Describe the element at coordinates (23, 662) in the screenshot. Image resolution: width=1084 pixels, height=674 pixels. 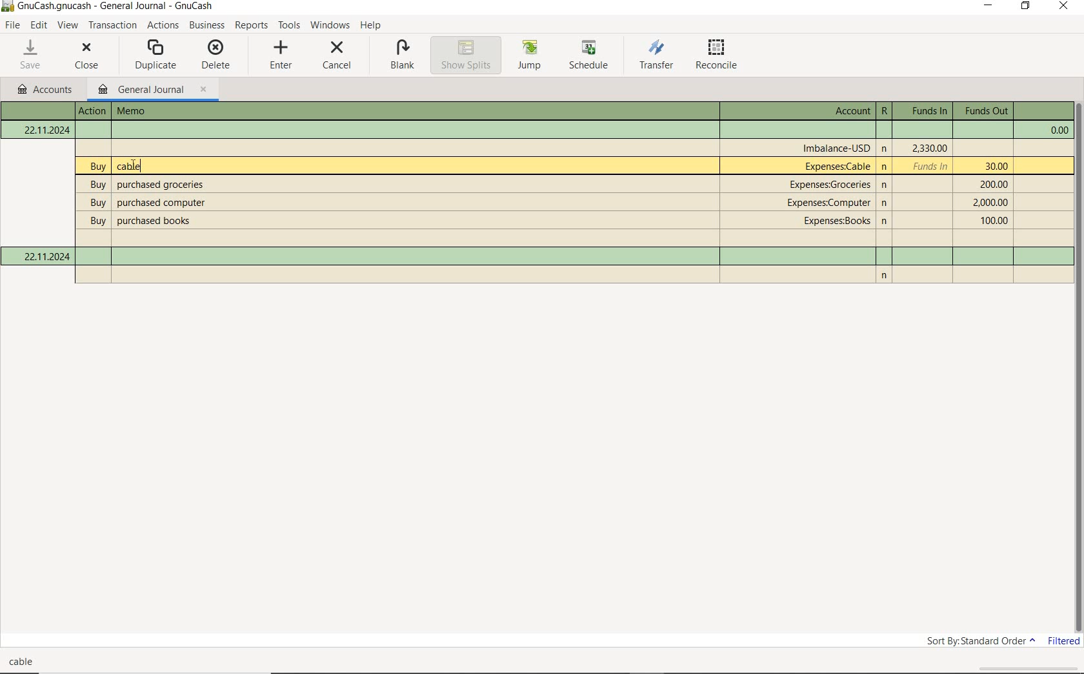
I see `Text` at that location.